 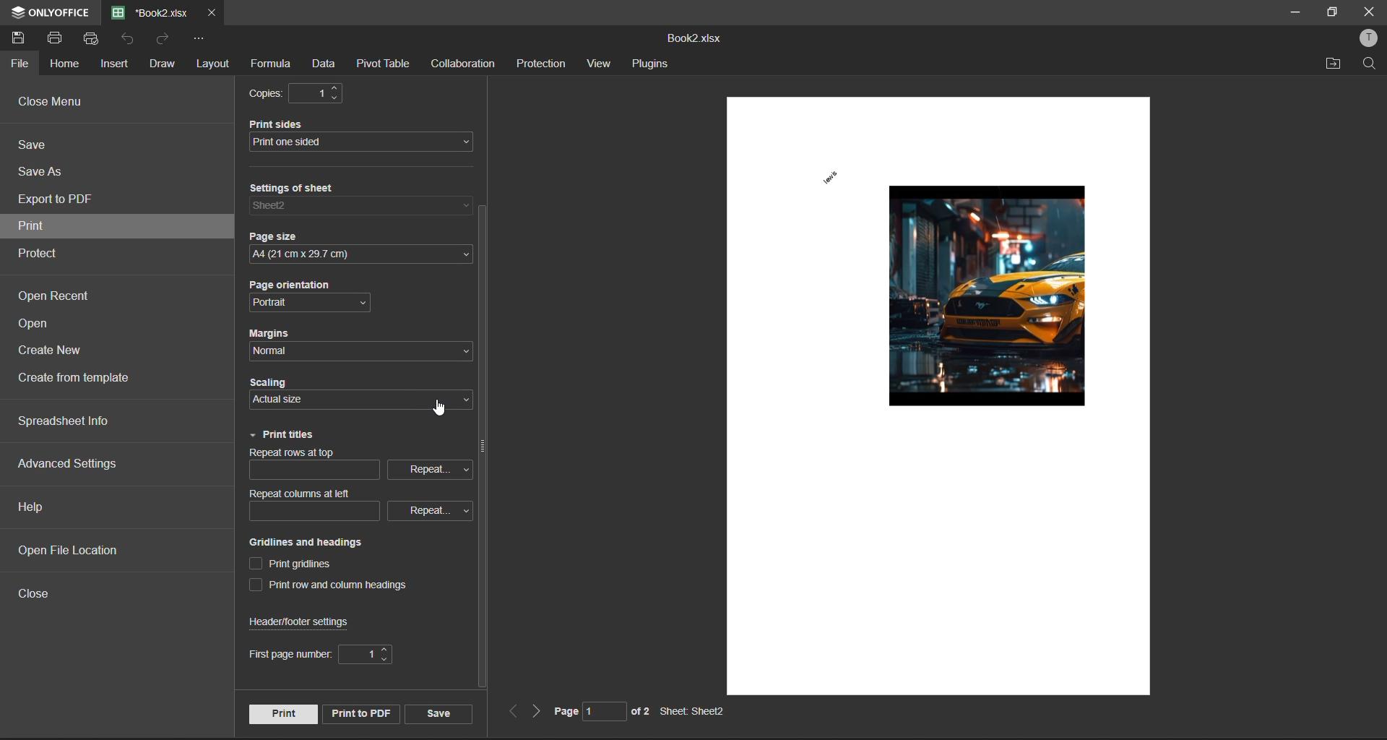 I want to click on repeat, so click(x=425, y=509).